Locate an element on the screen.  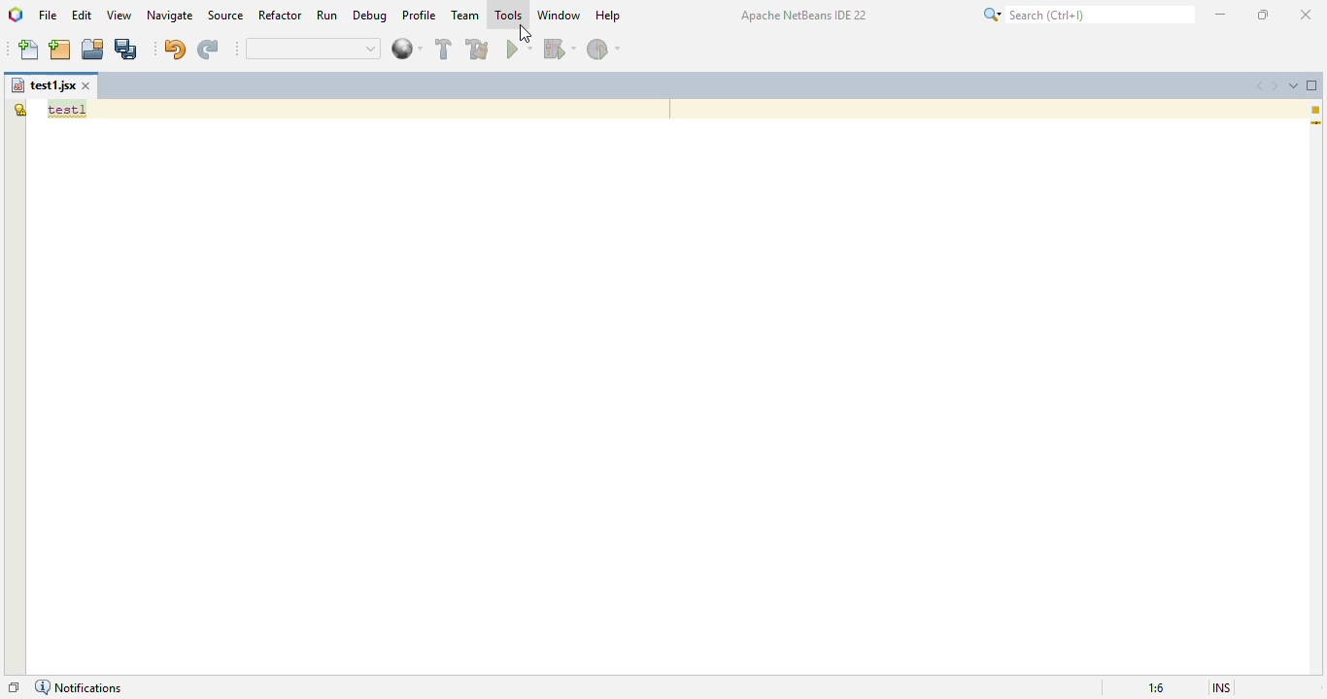
run project is located at coordinates (519, 50).